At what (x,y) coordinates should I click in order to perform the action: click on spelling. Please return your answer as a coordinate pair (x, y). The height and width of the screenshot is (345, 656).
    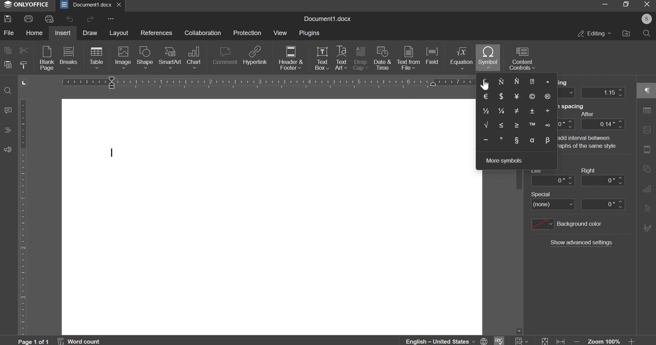
    Looking at the image, I should click on (498, 341).